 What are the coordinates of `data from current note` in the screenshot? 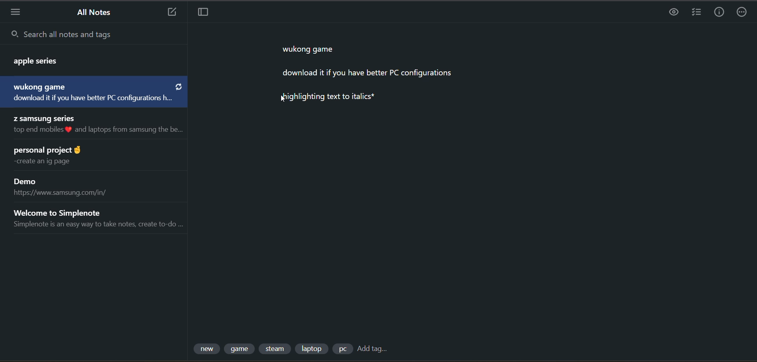 It's located at (366, 79).